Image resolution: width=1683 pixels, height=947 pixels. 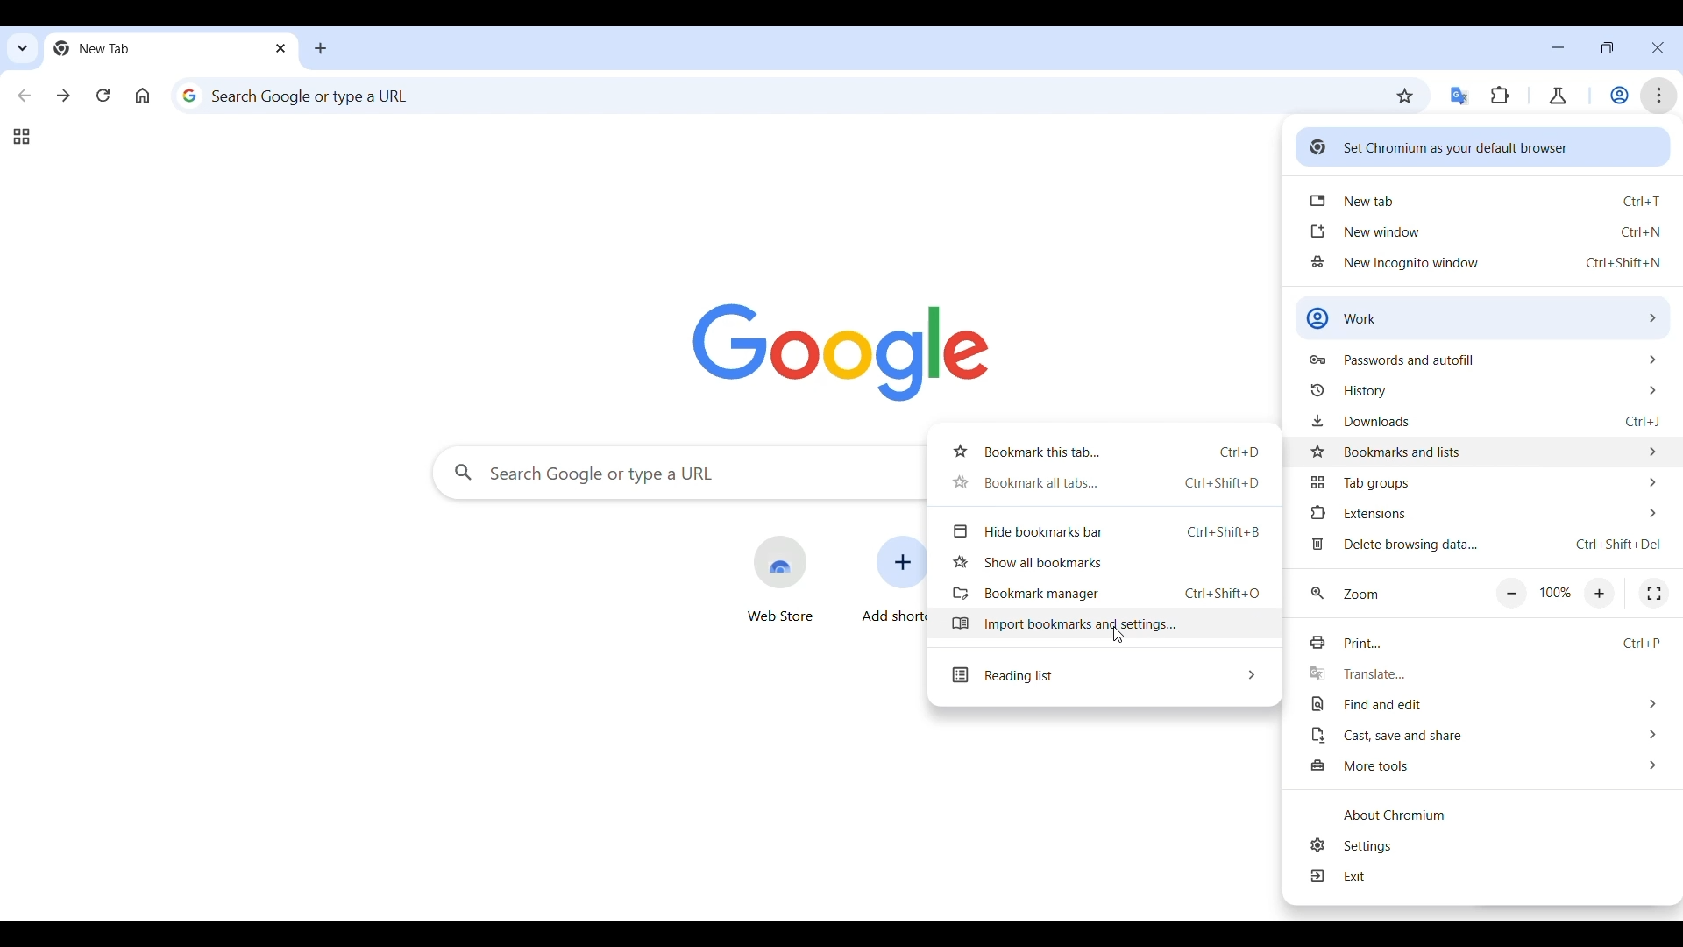 I want to click on Bookmark this tab, so click(x=1103, y=452).